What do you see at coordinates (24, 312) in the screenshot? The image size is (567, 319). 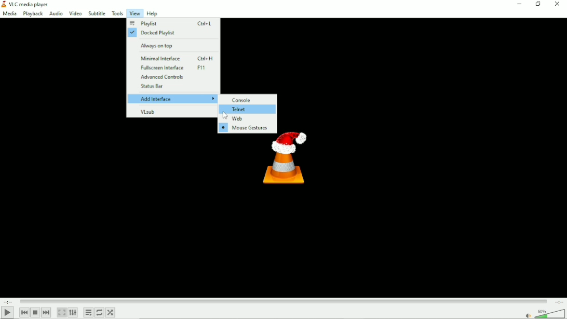 I see `Previous` at bounding box center [24, 312].